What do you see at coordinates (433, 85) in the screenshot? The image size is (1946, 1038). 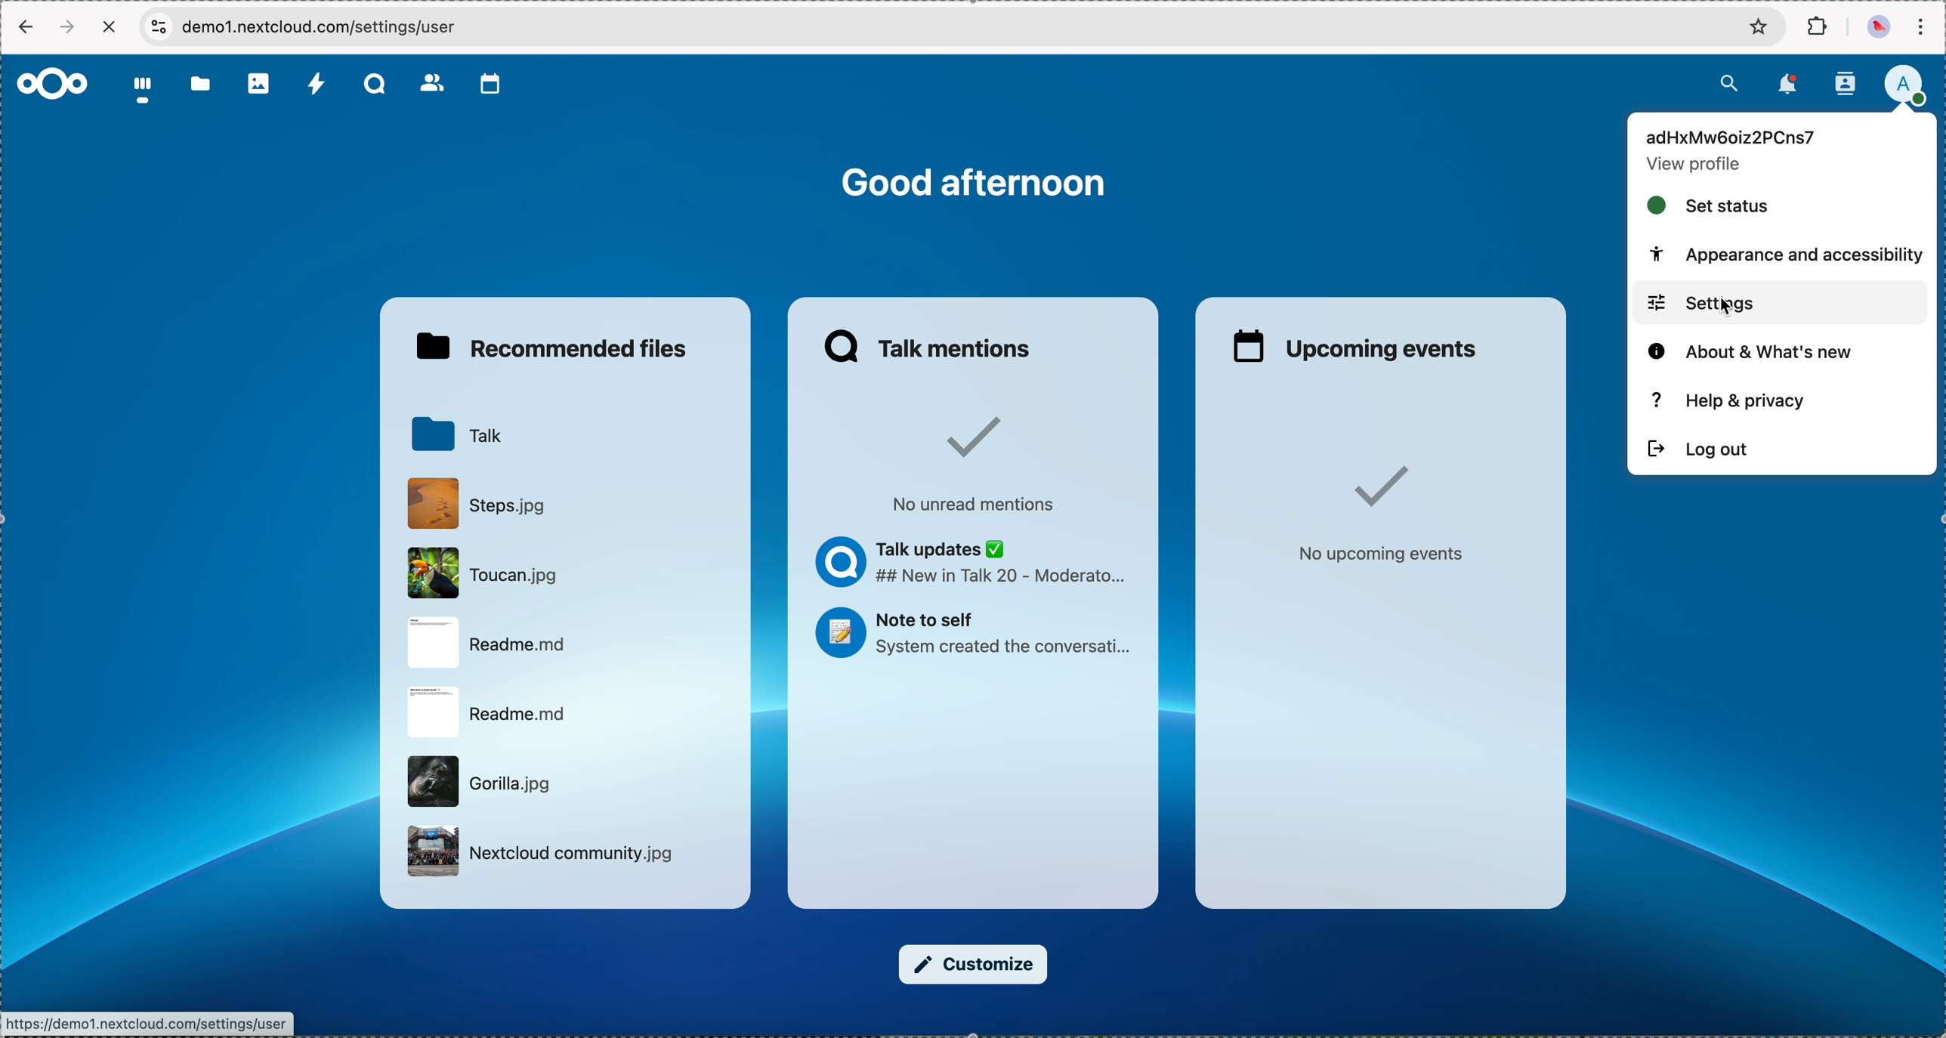 I see `contacts` at bounding box center [433, 85].